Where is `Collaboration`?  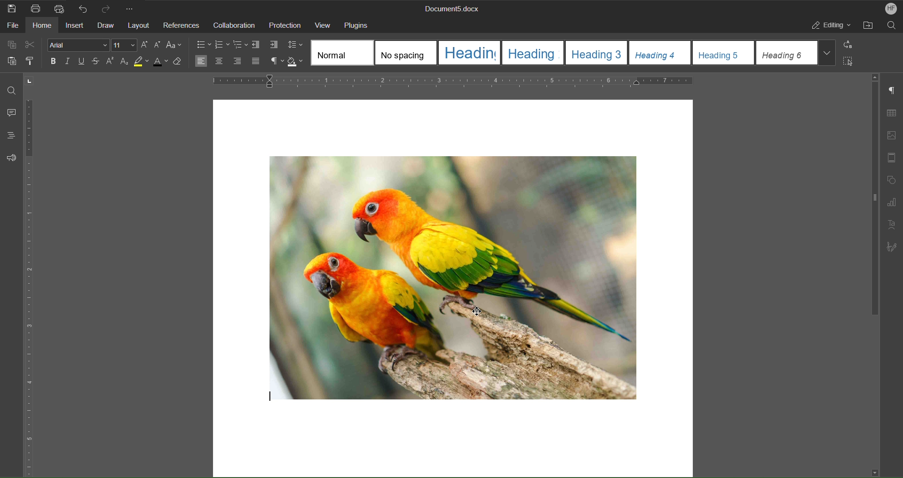
Collaboration is located at coordinates (233, 25).